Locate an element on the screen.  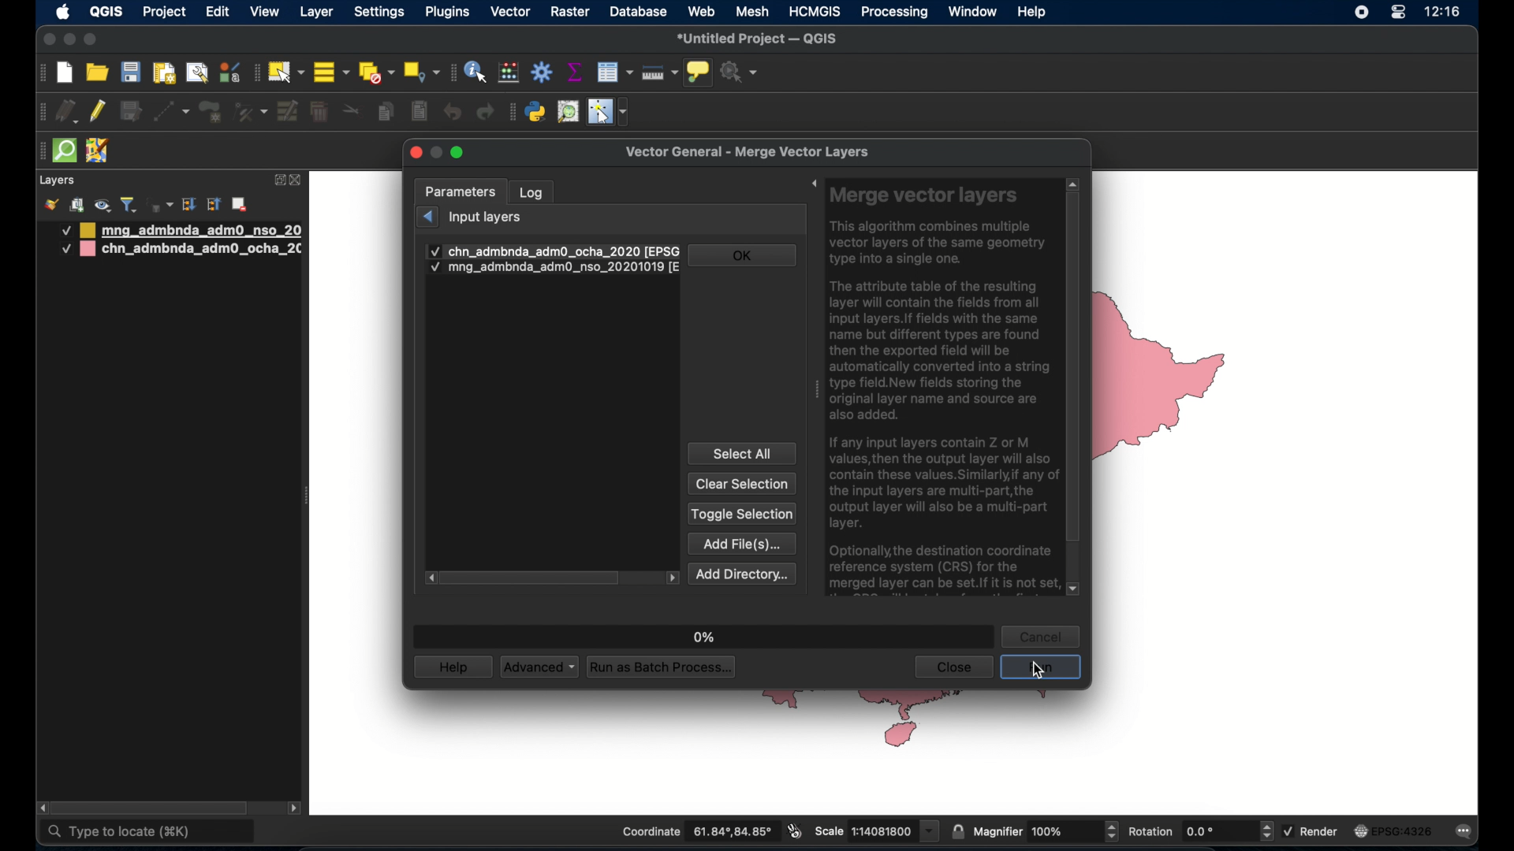
coordinate is located at coordinates (696, 832).